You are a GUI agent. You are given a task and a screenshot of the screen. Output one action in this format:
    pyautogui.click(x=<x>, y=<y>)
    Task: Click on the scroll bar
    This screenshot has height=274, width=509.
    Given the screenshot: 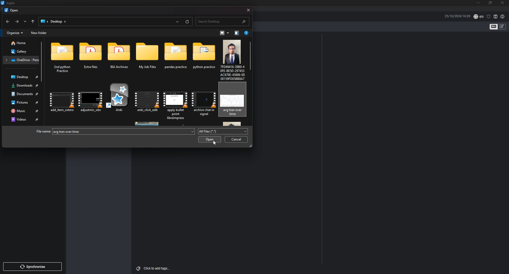 What is the action you would take?
    pyautogui.click(x=43, y=62)
    